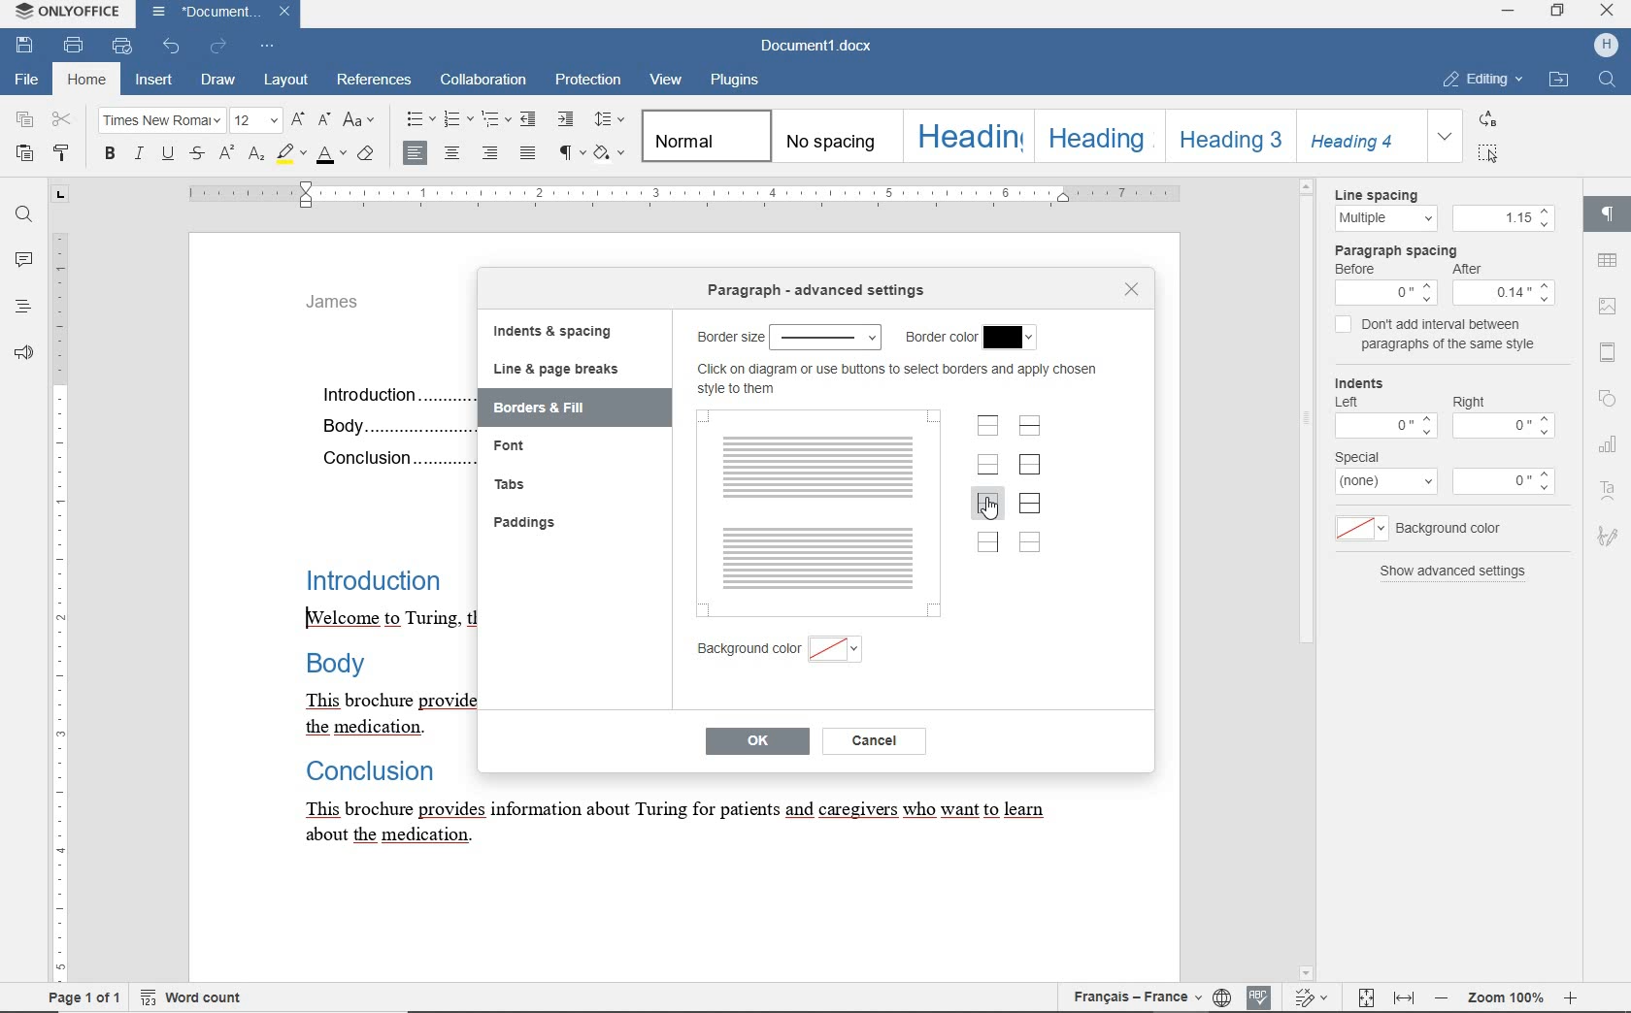 Image resolution: width=1631 pixels, height=1013 pixels. Describe the element at coordinates (1365, 998) in the screenshot. I see `track changes` at that location.